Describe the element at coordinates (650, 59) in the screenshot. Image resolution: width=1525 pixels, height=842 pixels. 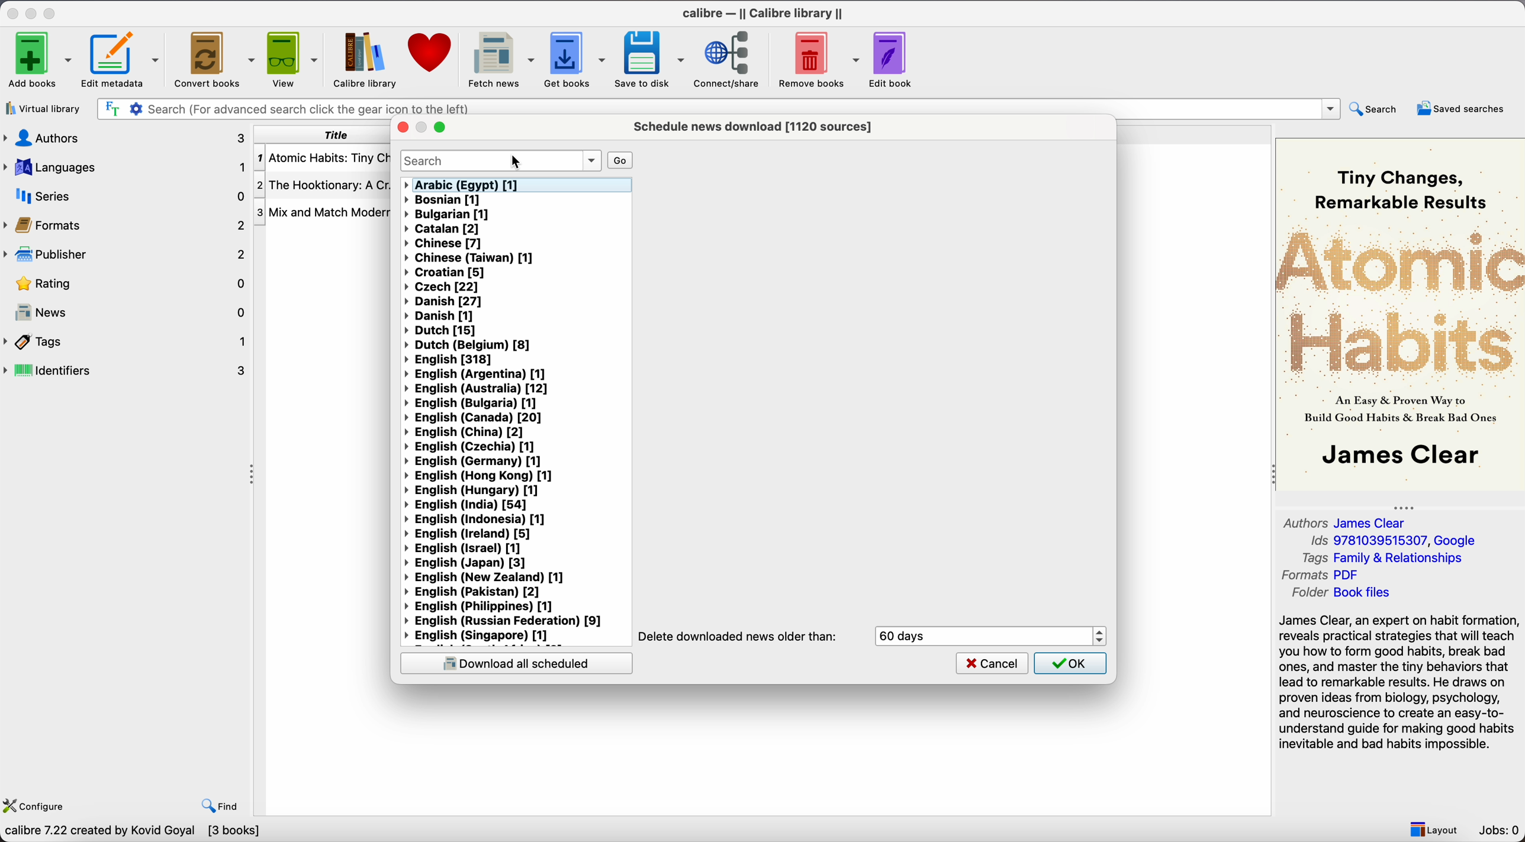
I see `save to disk` at that location.